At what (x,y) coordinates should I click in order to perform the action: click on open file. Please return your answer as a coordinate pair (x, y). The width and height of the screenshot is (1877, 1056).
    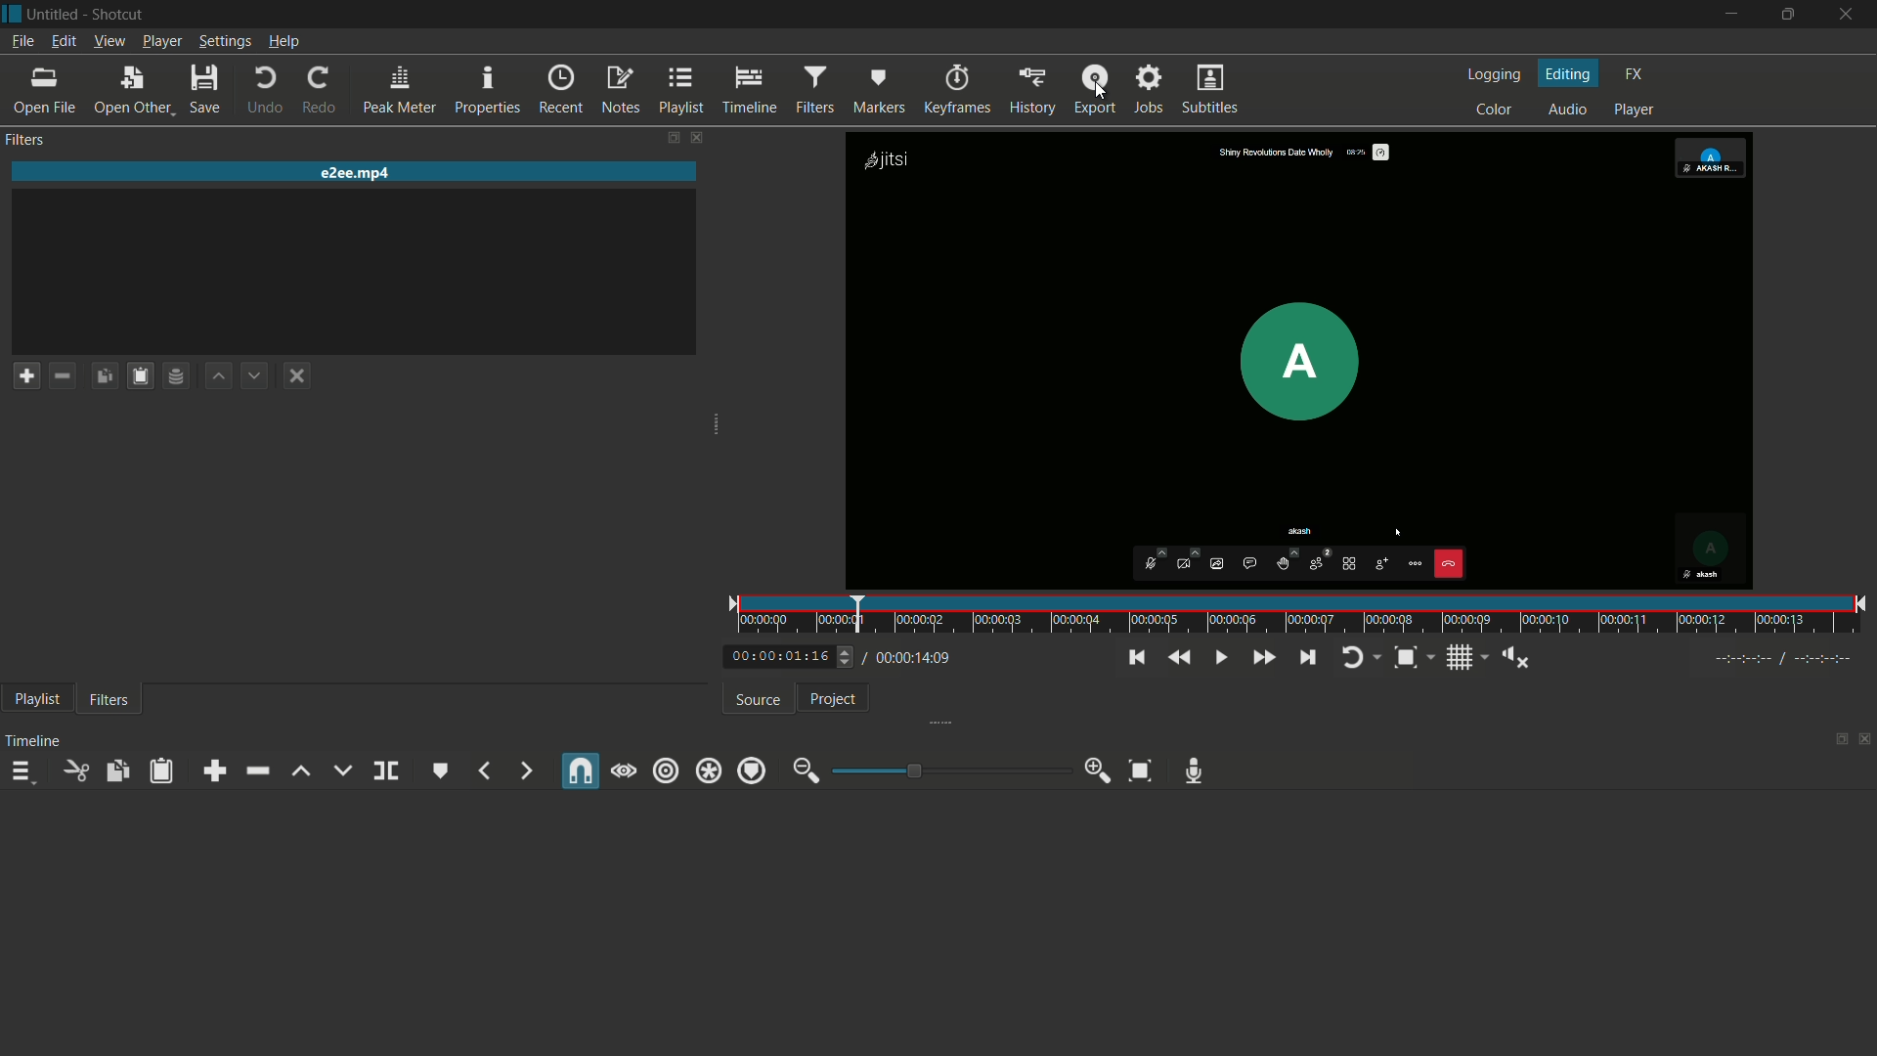
    Looking at the image, I should click on (43, 91).